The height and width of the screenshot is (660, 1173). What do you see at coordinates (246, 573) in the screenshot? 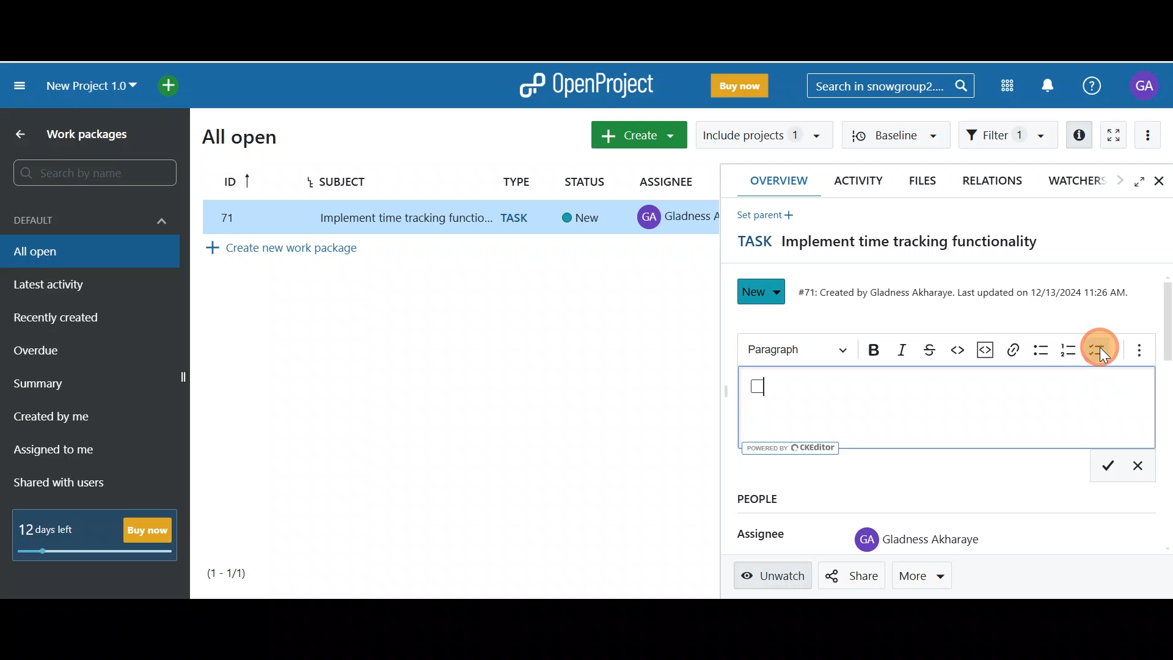
I see `Page number` at bounding box center [246, 573].